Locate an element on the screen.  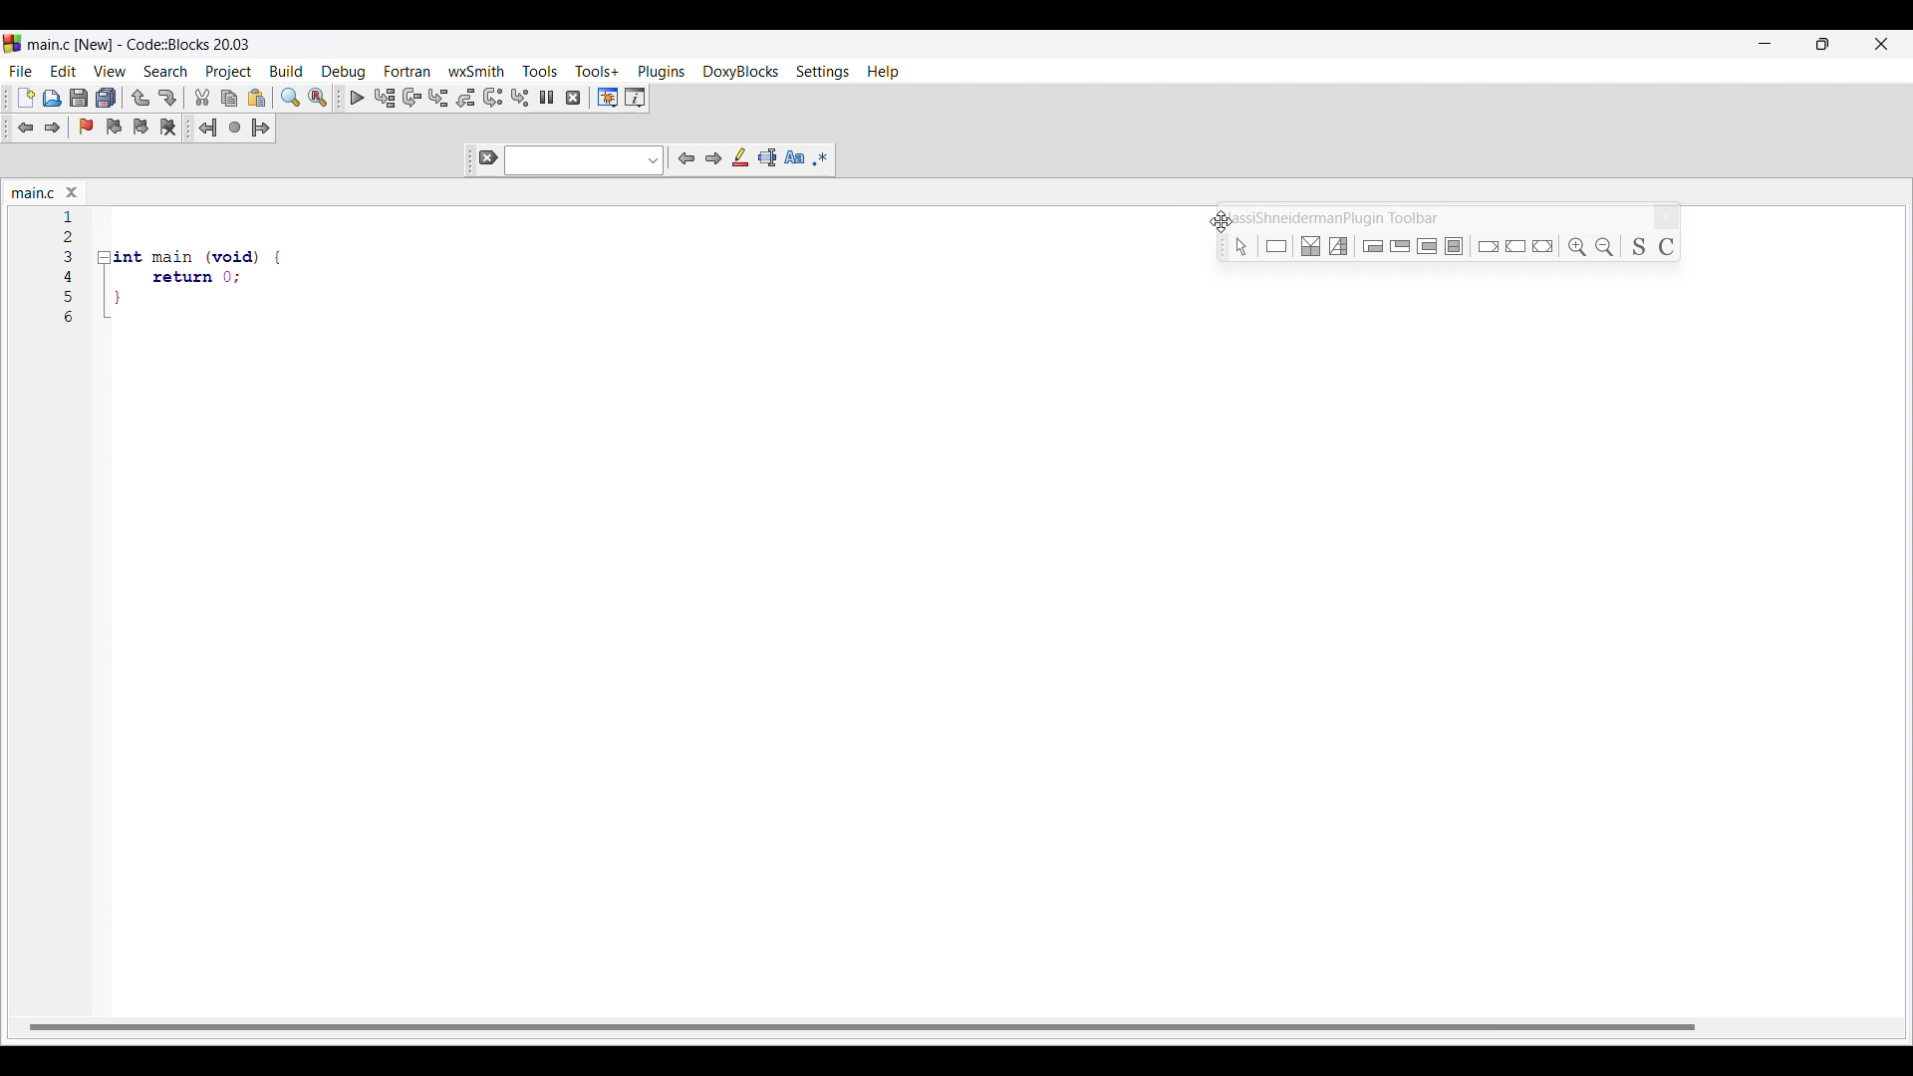
Run to cursor is located at coordinates (385, 99).